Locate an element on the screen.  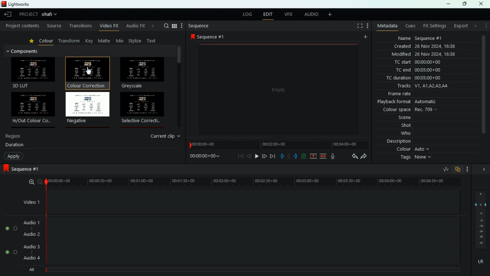
more is located at coordinates (485, 27).